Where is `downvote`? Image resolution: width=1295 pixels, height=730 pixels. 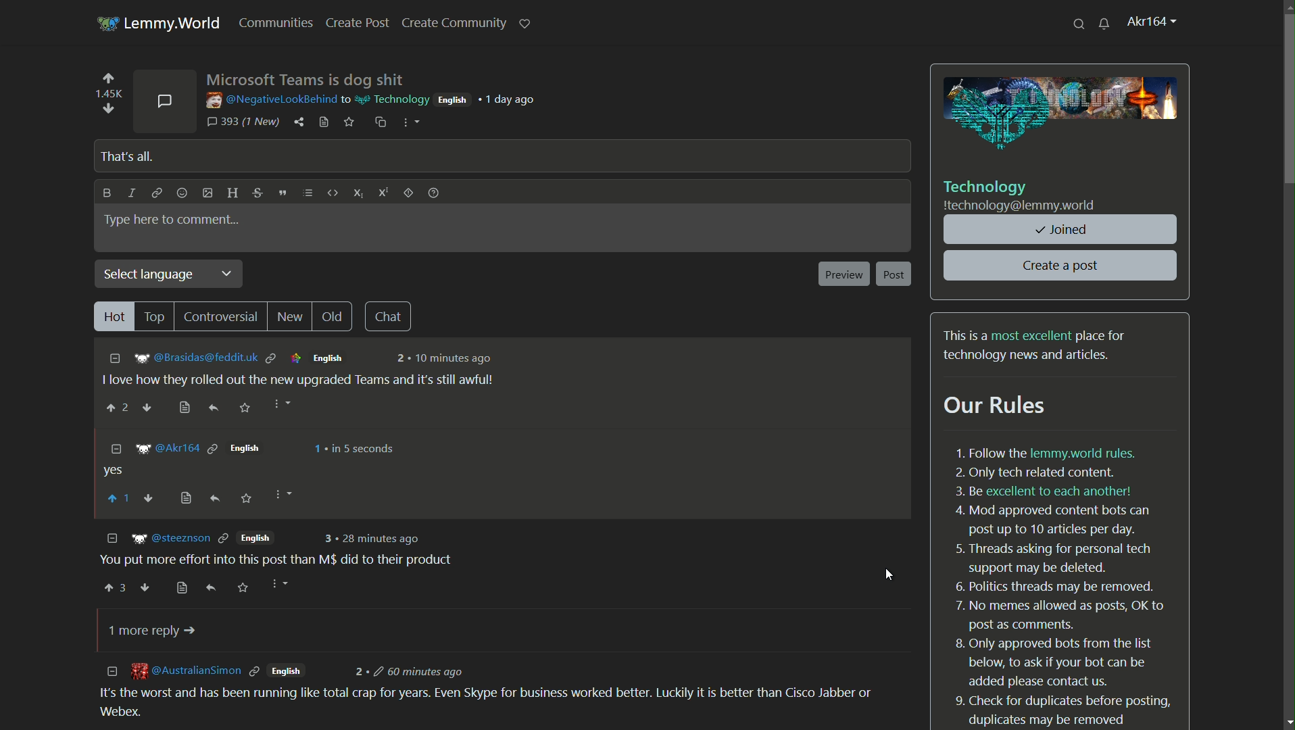 downvote is located at coordinates (147, 585).